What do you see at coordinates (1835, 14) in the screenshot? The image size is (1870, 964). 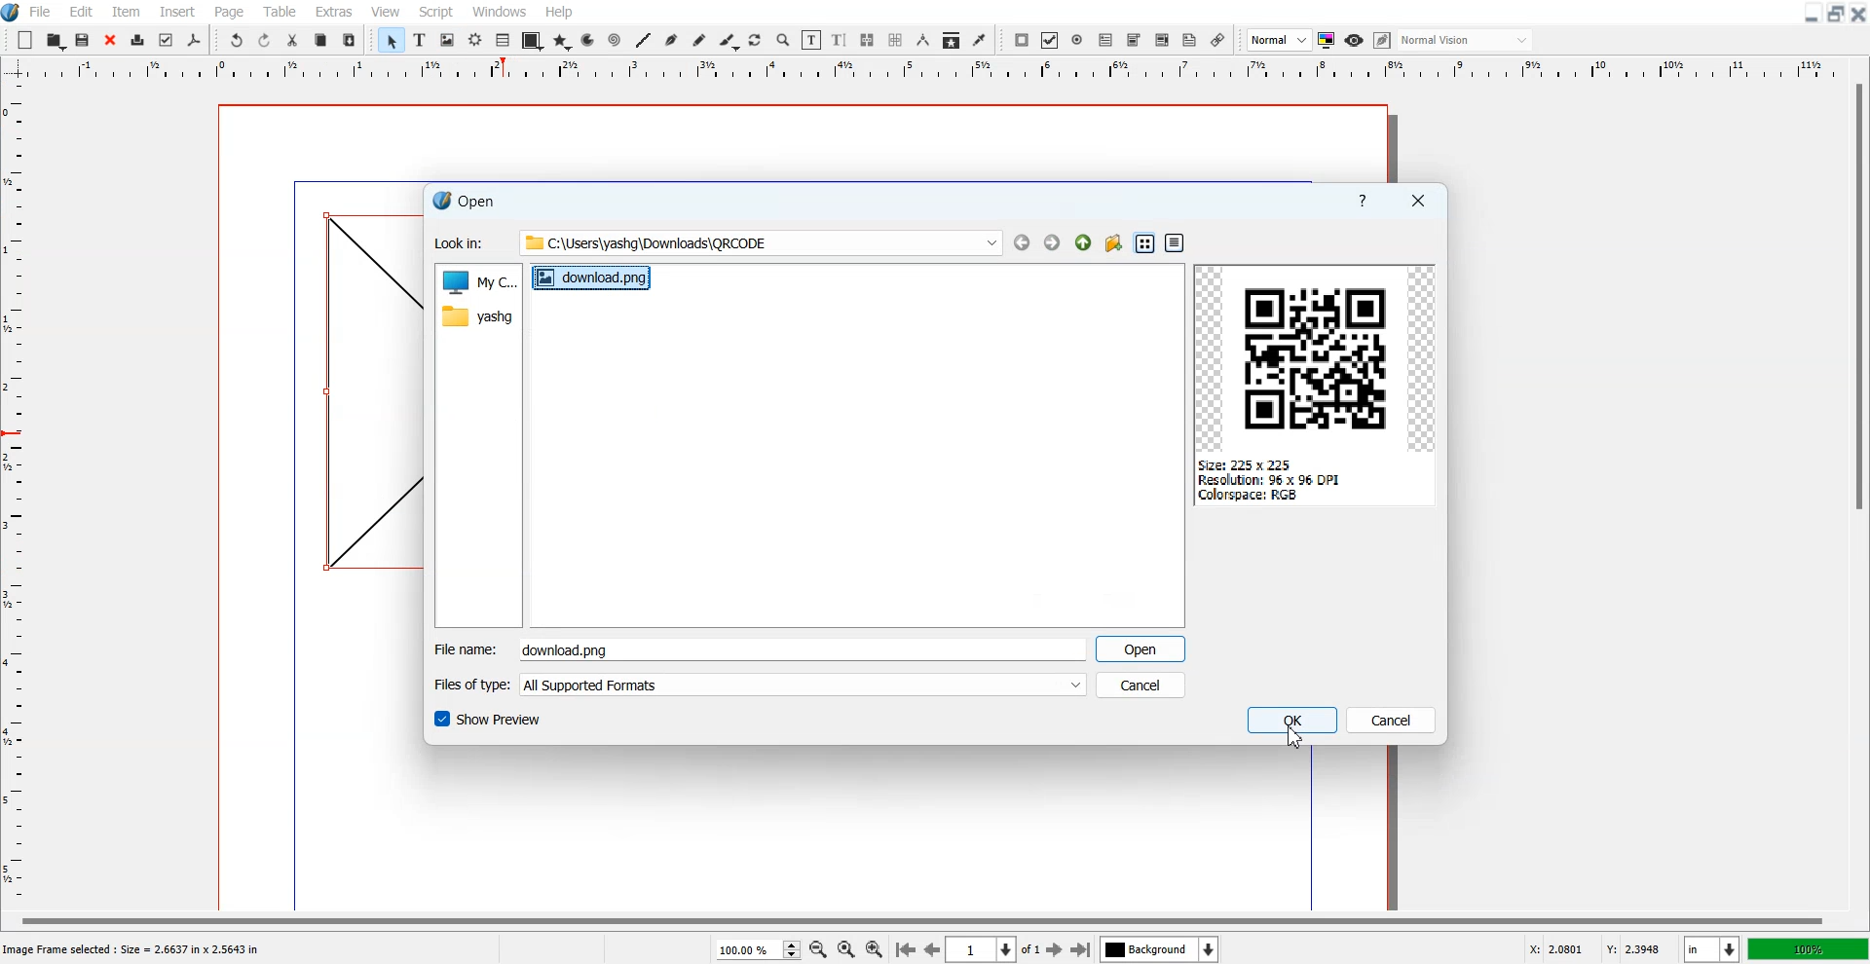 I see `Maximize` at bounding box center [1835, 14].